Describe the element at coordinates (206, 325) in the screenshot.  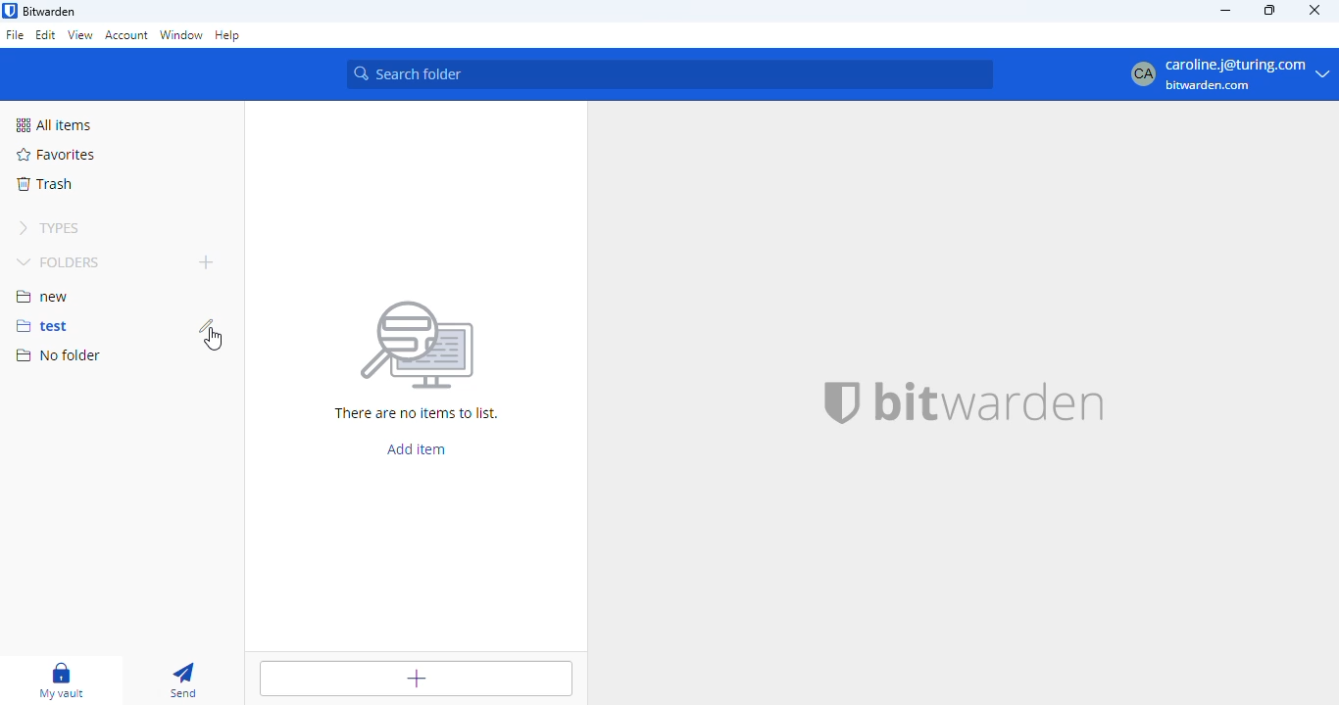
I see `edit` at that location.